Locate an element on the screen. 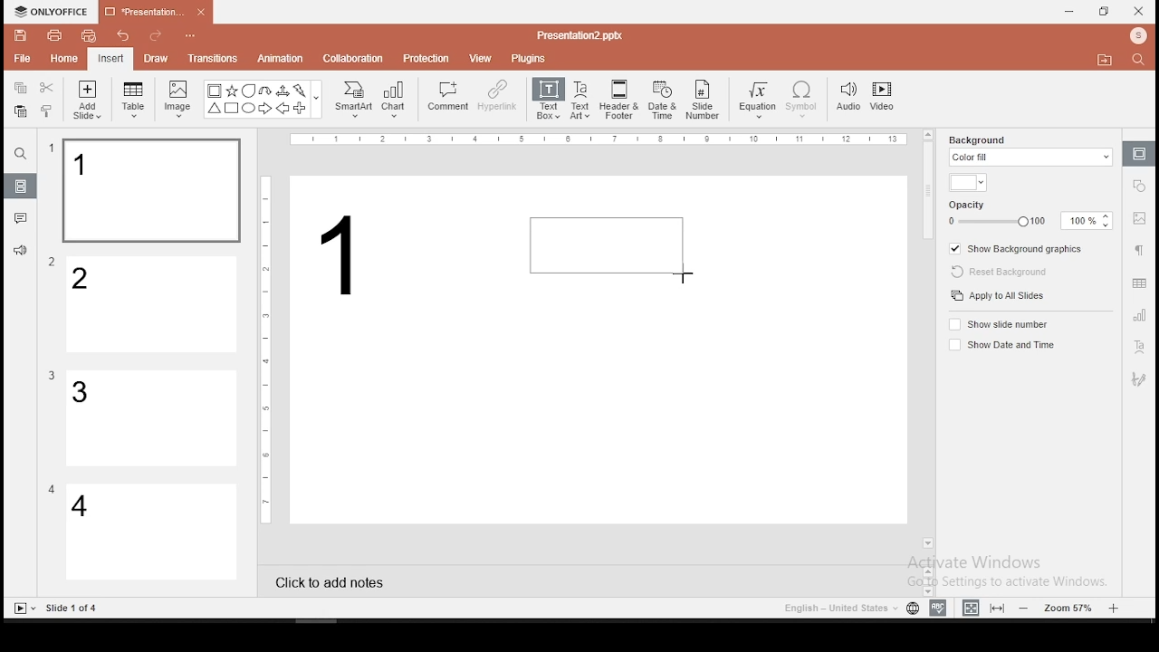   is located at coordinates (52, 149).